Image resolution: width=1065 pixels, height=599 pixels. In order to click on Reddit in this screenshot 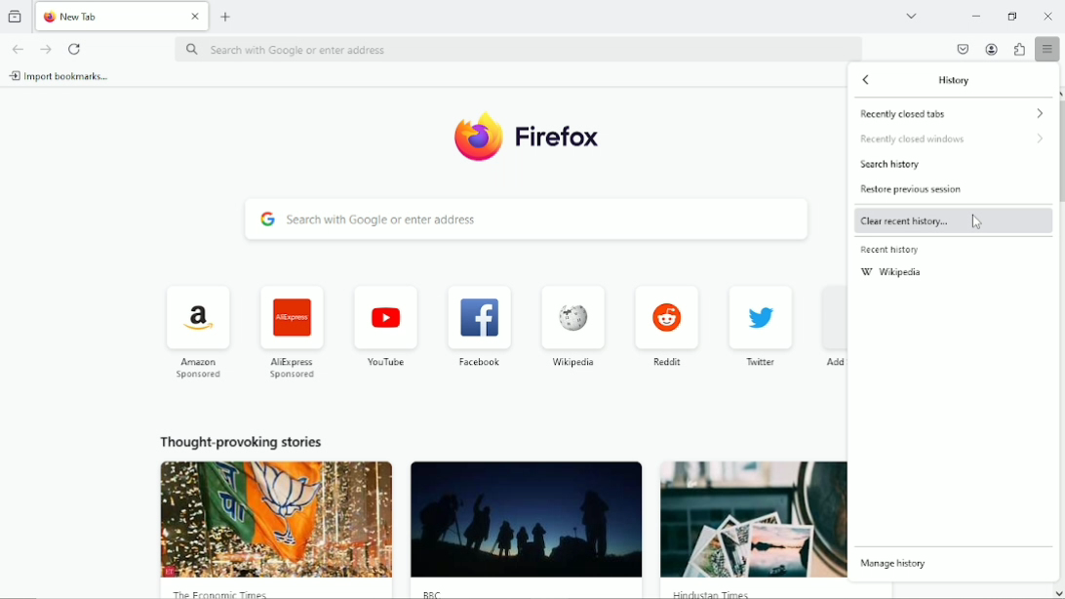, I will do `click(666, 322)`.